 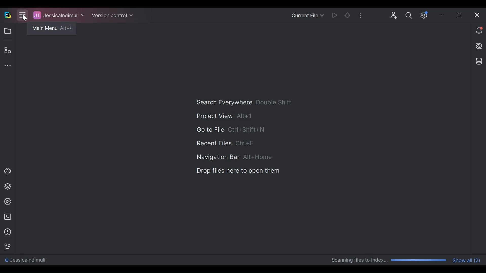 I want to click on Run, so click(x=334, y=15).